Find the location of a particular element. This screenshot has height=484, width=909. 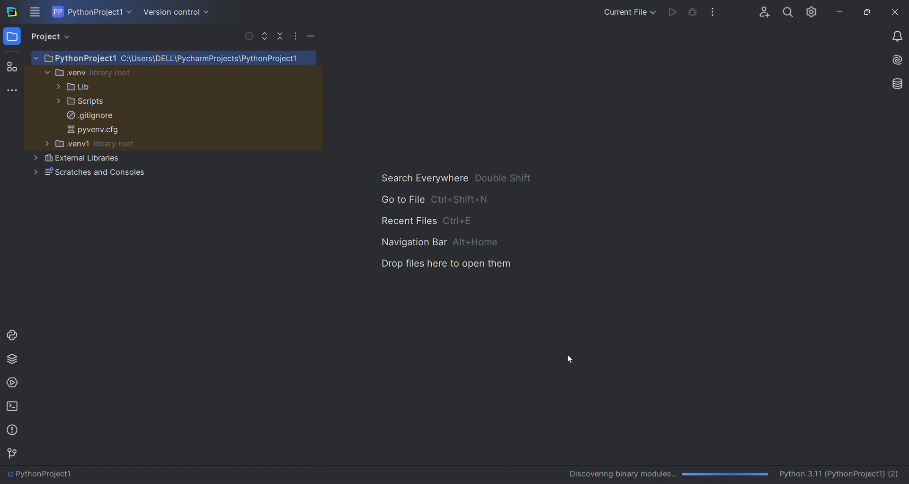

file tree is located at coordinates (176, 142).